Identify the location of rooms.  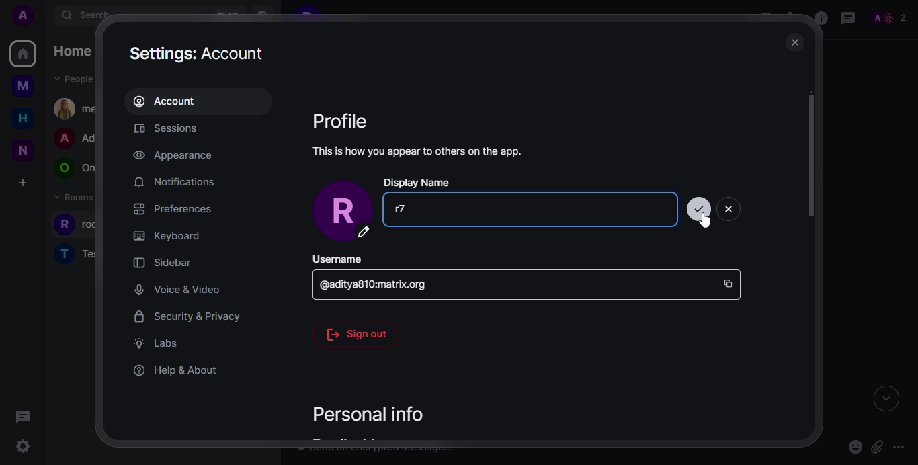
(78, 254).